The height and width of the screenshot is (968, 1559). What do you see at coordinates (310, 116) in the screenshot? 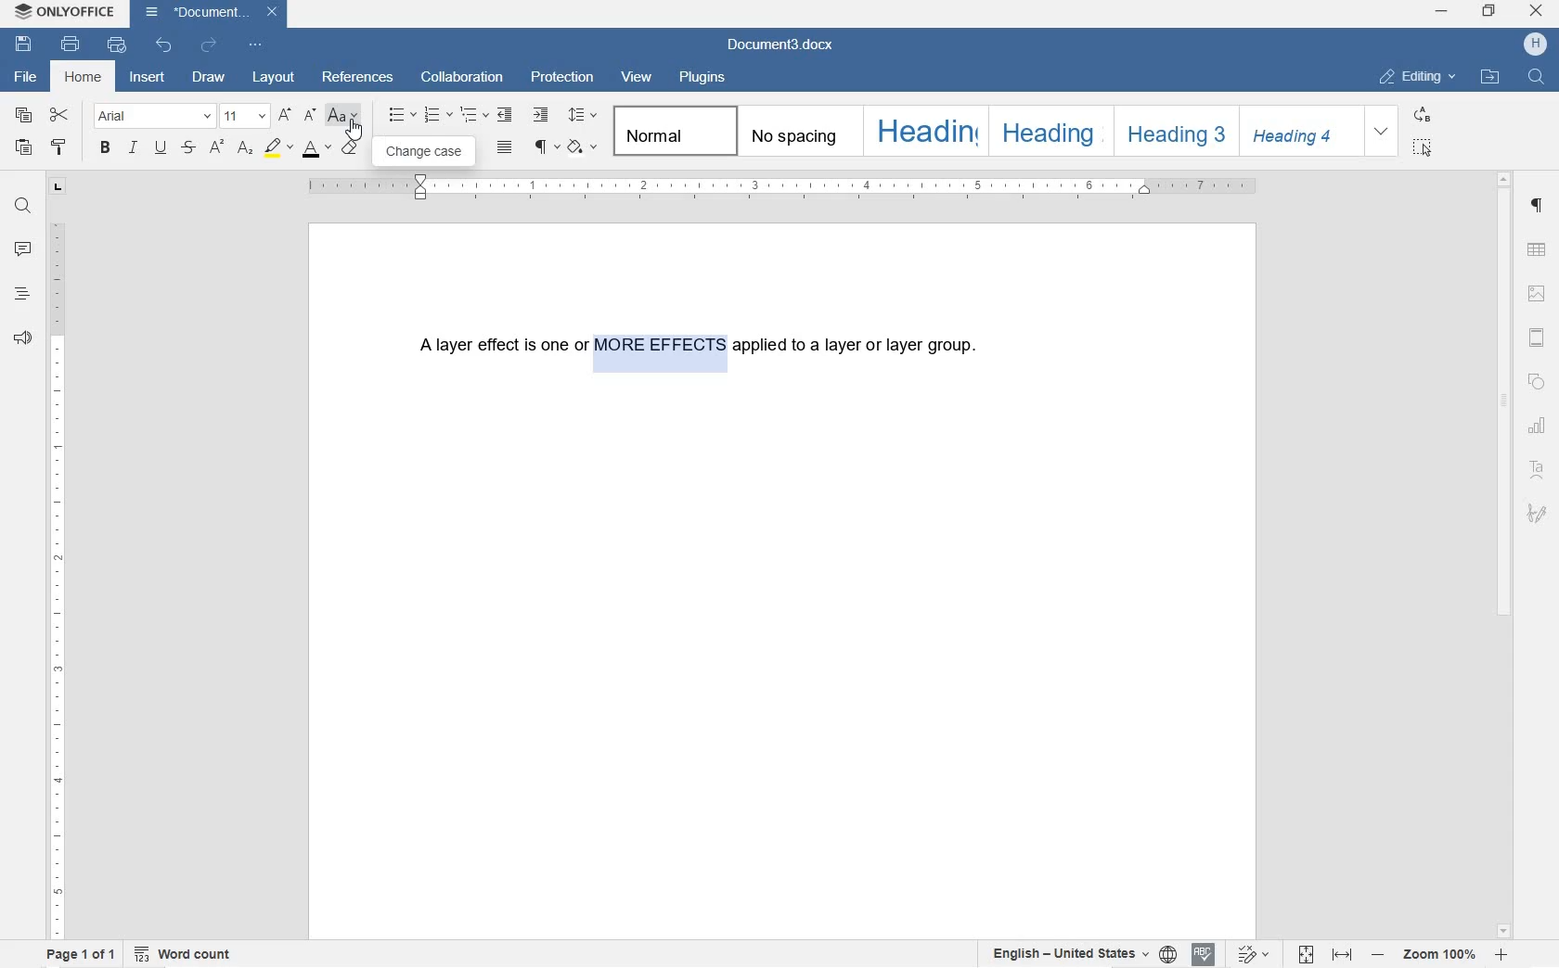
I see `INCREMENT FONT SIZE` at bounding box center [310, 116].